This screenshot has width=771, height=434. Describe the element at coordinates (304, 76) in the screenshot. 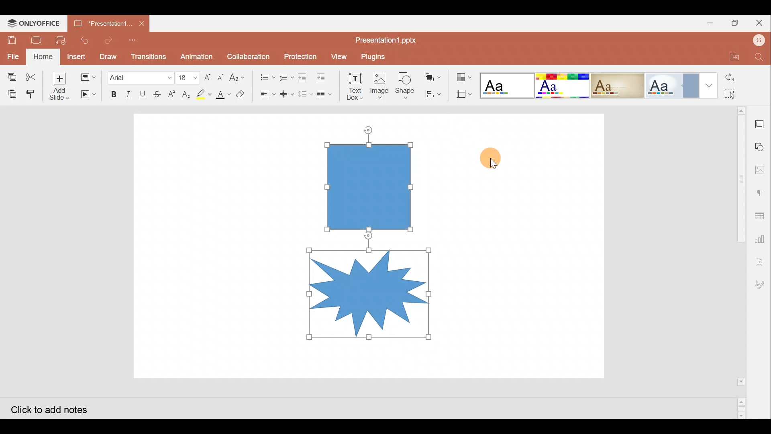

I see `Decrease indent` at that location.